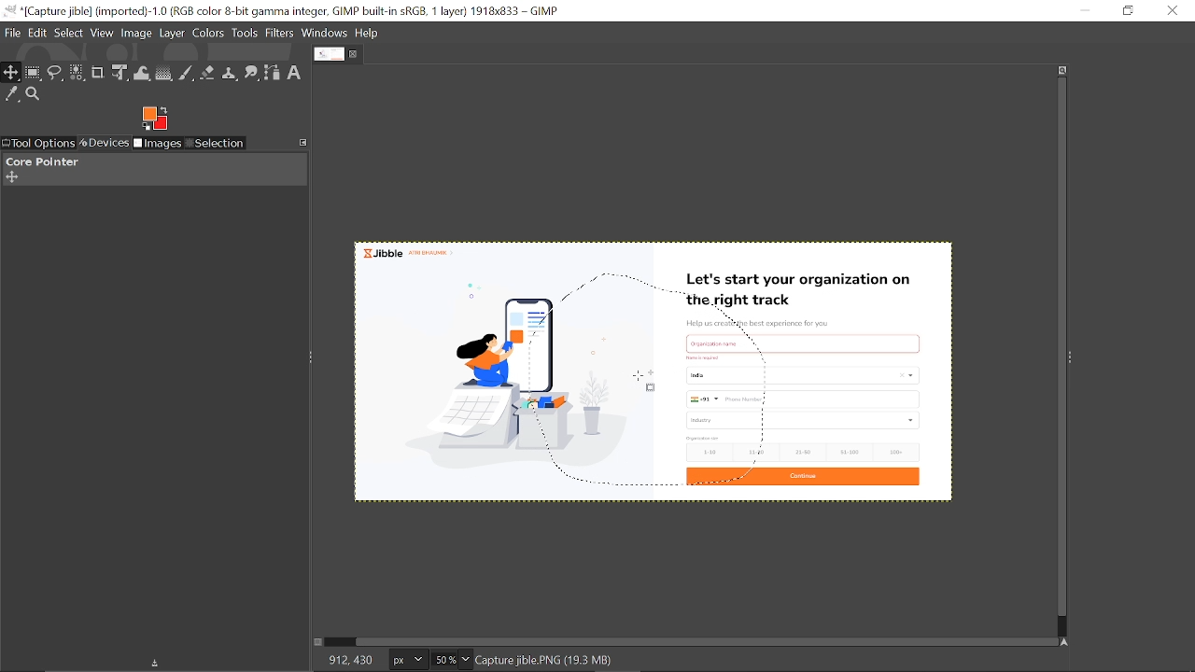 This screenshot has width=1195, height=672. Describe the element at coordinates (154, 117) in the screenshot. I see `expand` at that location.